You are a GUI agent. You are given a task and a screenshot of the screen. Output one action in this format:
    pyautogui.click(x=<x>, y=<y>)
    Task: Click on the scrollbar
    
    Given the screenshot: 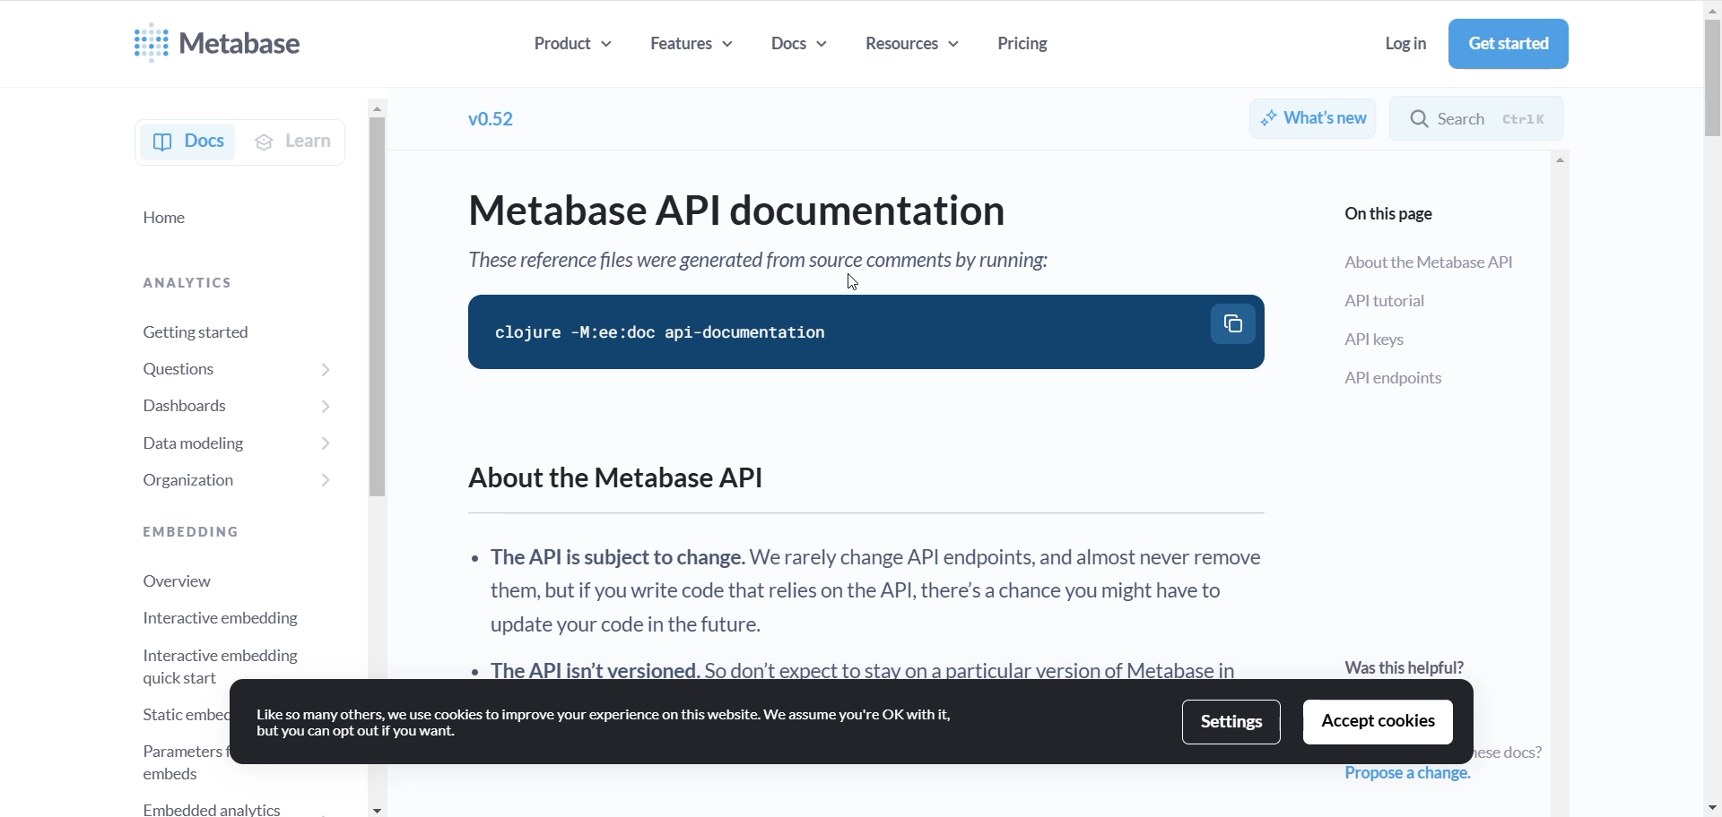 What is the action you would take?
    pyautogui.click(x=1711, y=79)
    